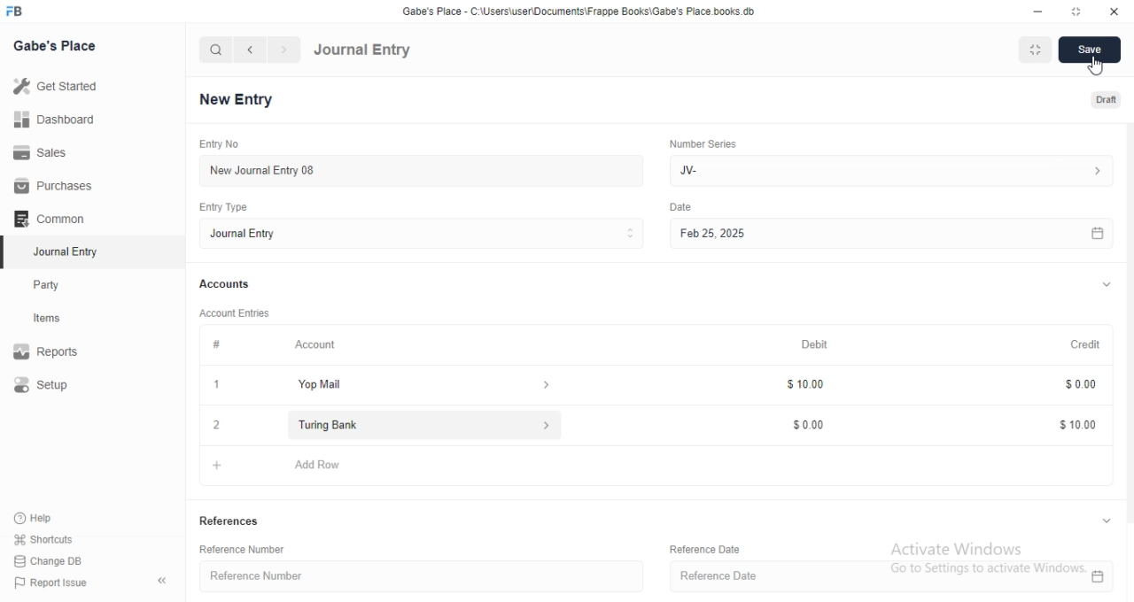  I want to click on Common, so click(53, 219).